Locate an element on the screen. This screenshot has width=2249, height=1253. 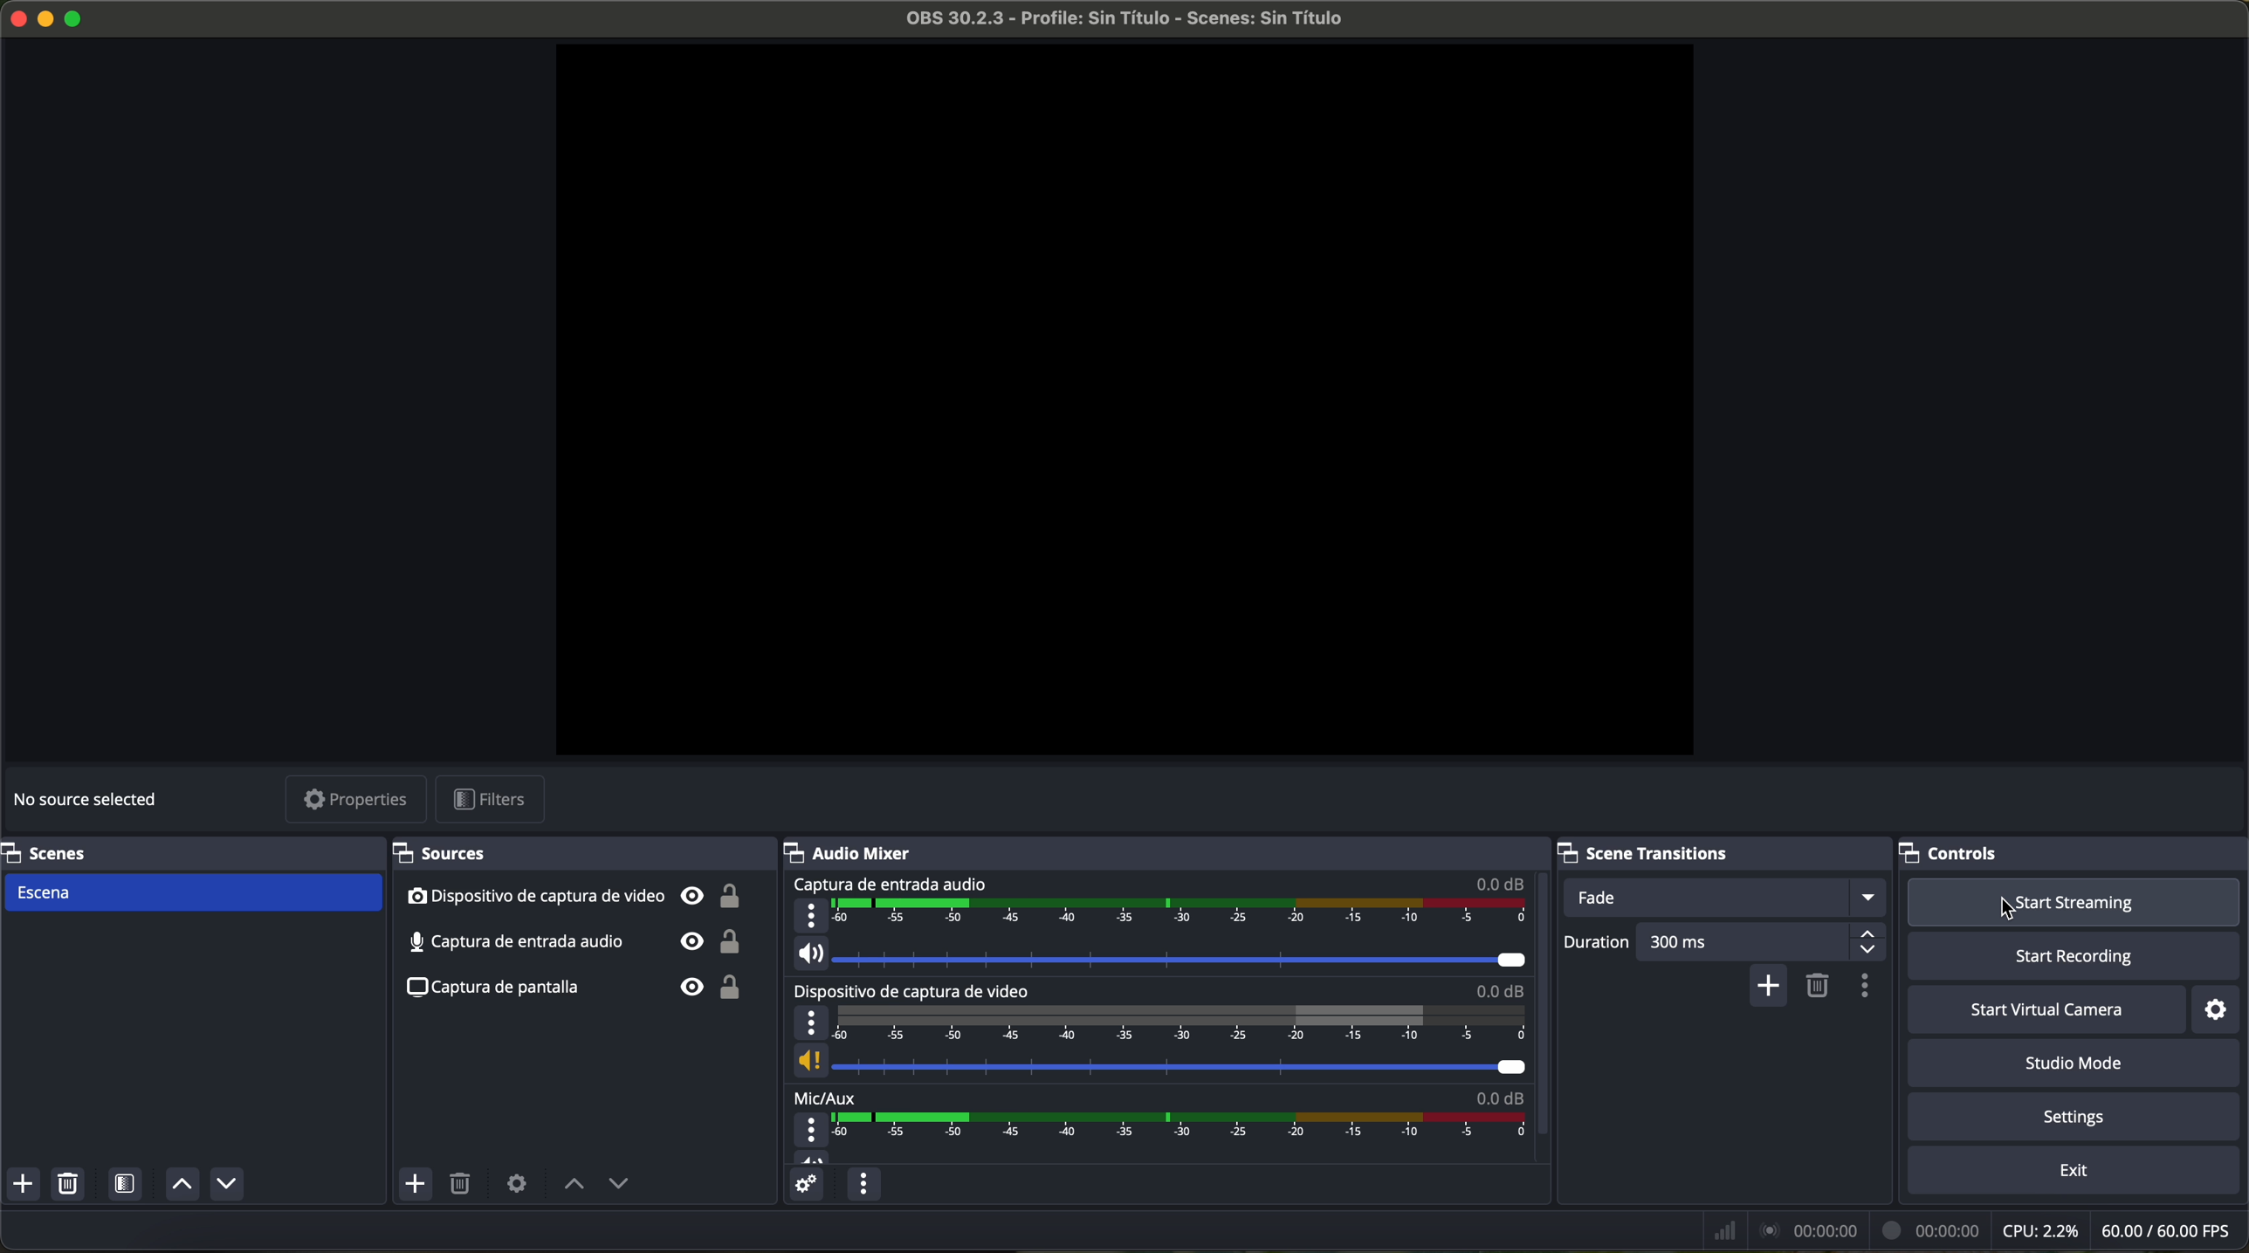
settings is located at coordinates (2218, 1010).